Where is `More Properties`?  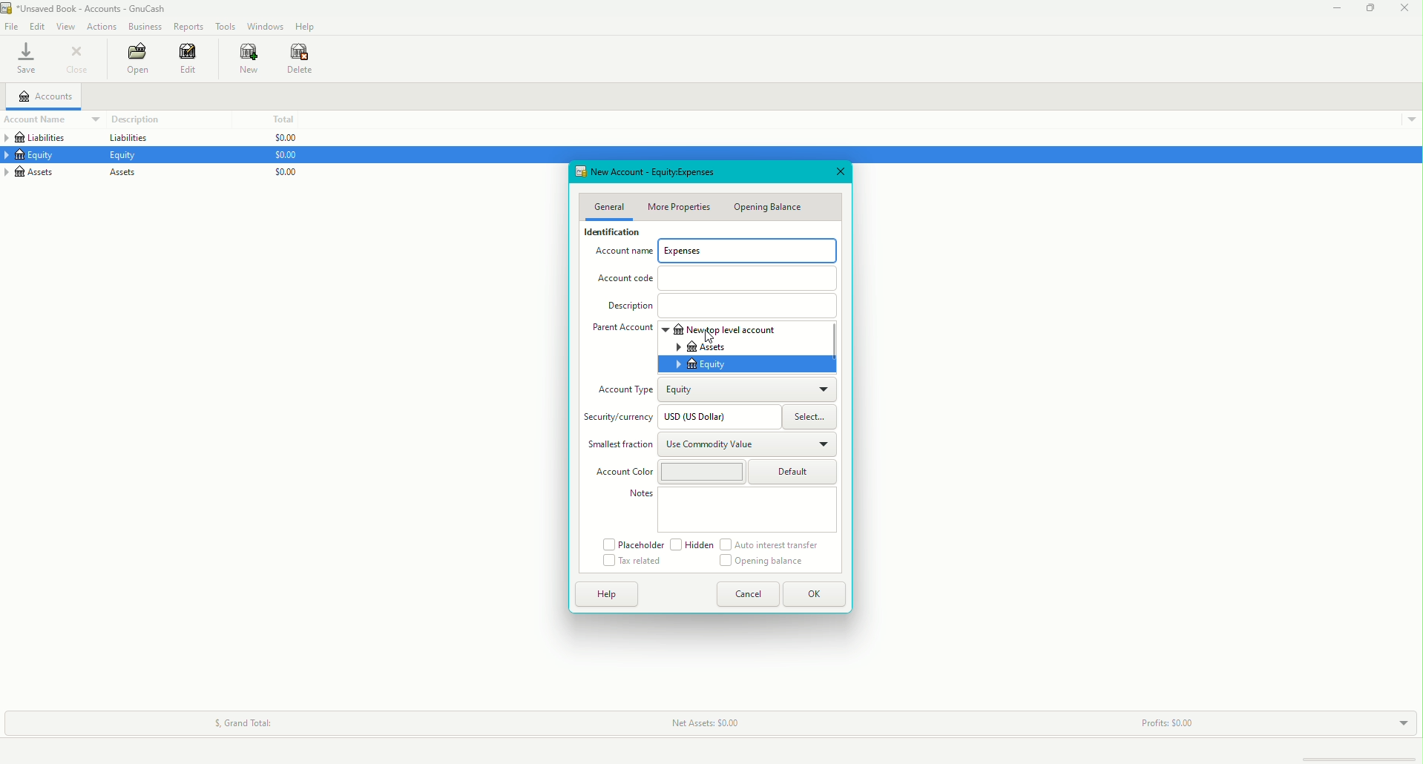 More Properties is located at coordinates (679, 206).